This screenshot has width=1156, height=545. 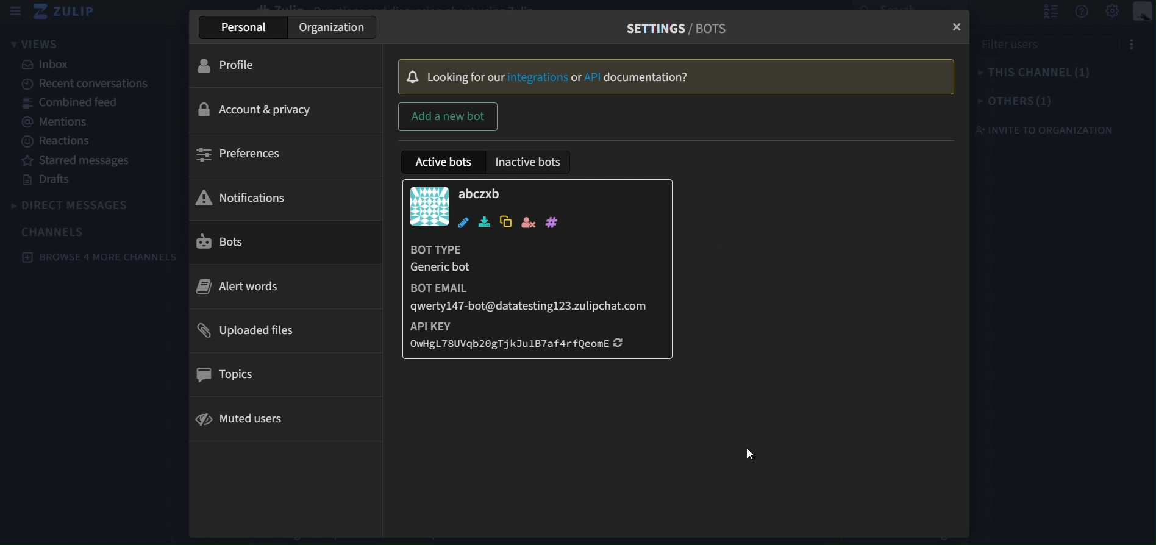 I want to click on invite to organization, so click(x=1046, y=130).